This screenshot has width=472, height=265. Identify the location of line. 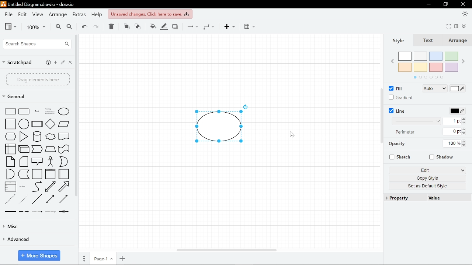
(36, 199).